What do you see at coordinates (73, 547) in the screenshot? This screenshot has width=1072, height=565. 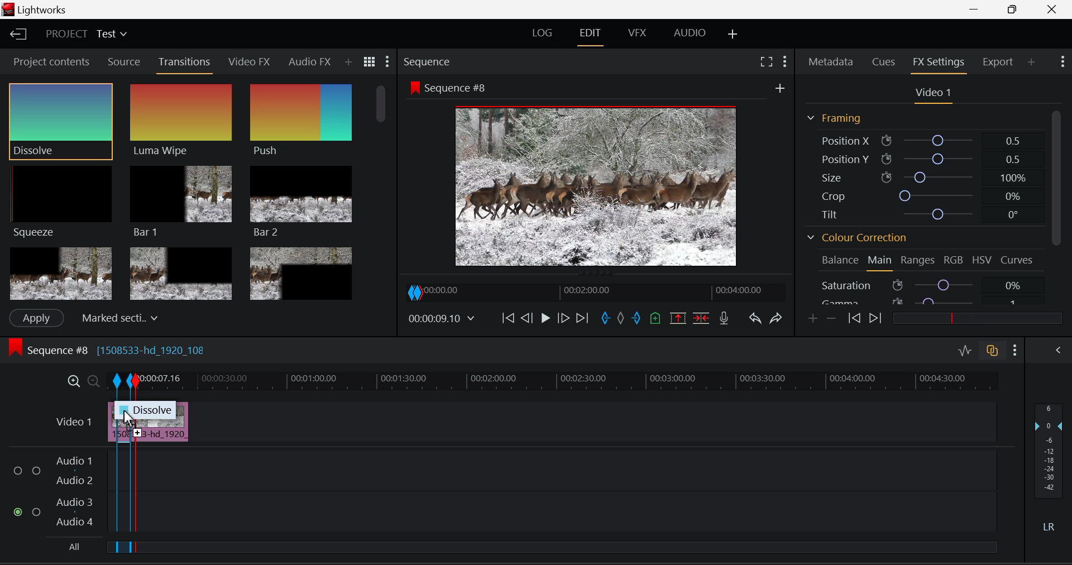 I see `All` at bounding box center [73, 547].